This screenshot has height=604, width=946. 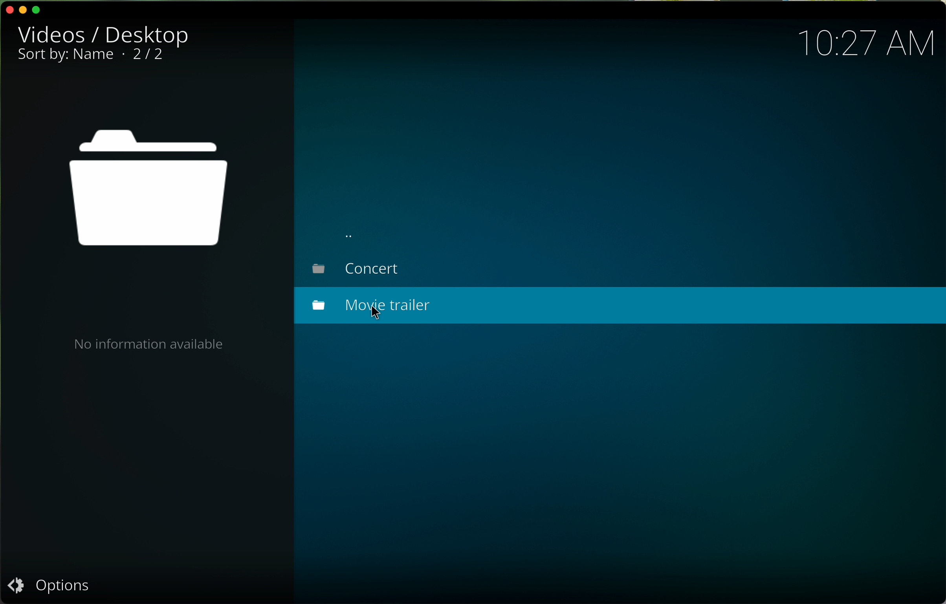 I want to click on maximise, so click(x=40, y=9).